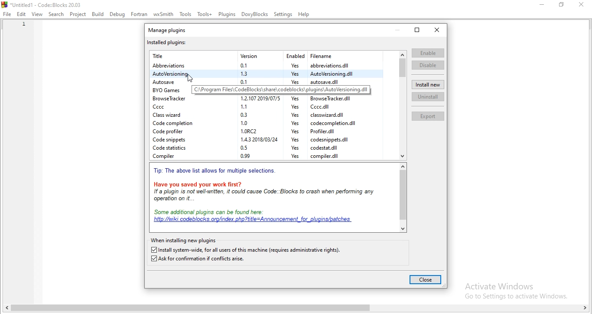 Image resolution: width=592 pixels, height=314 pixels. Describe the element at coordinates (255, 249) in the screenshot. I see `| Install system-wide, for all users of this machine (requires administrative rights).` at that location.